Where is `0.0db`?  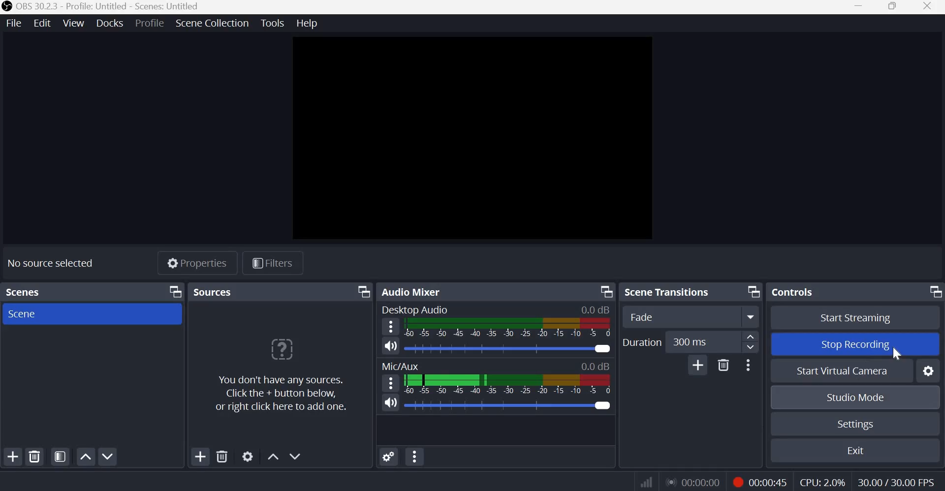
0.0db is located at coordinates (597, 309).